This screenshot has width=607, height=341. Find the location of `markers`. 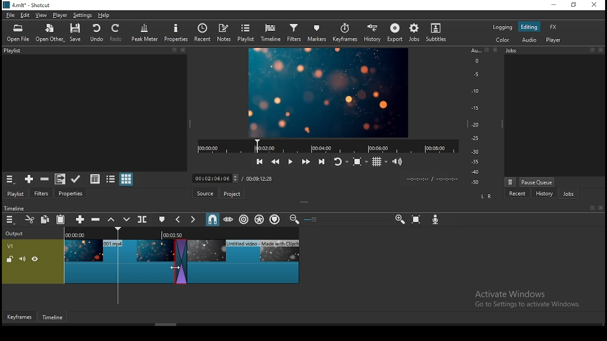

markers is located at coordinates (320, 32).